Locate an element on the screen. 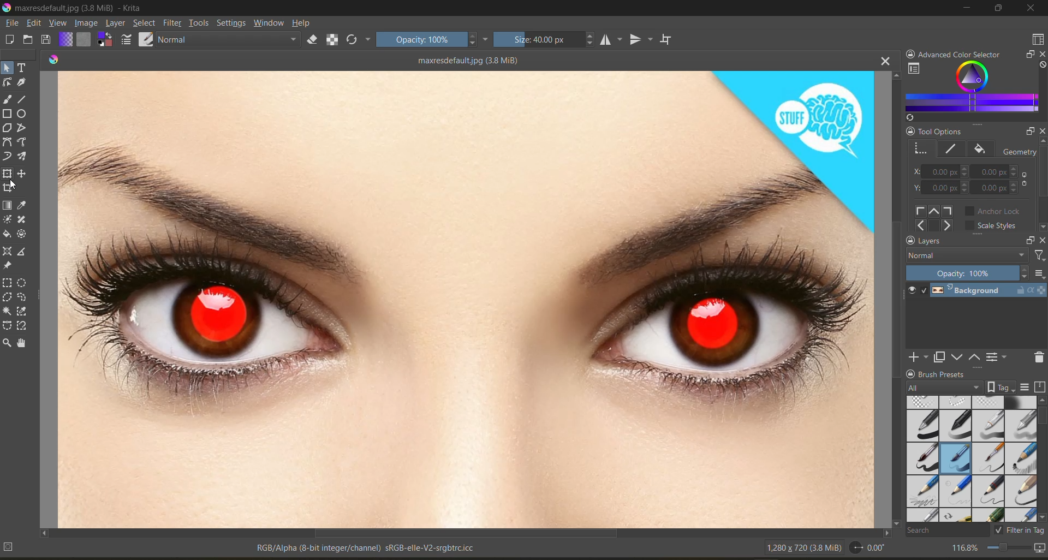  view or change the layer properties is located at coordinates (998, 356).